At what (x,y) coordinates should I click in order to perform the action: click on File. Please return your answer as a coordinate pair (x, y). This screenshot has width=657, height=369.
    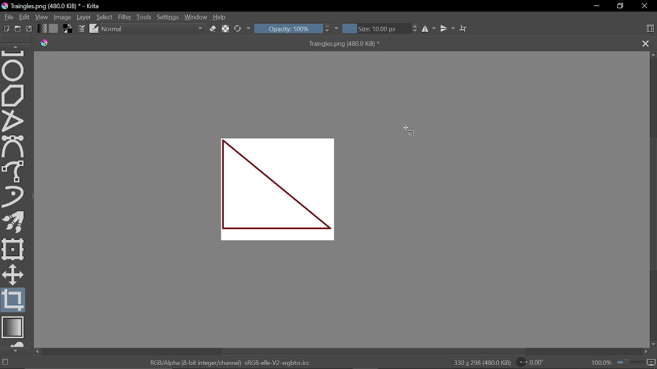
    Looking at the image, I should click on (7, 16).